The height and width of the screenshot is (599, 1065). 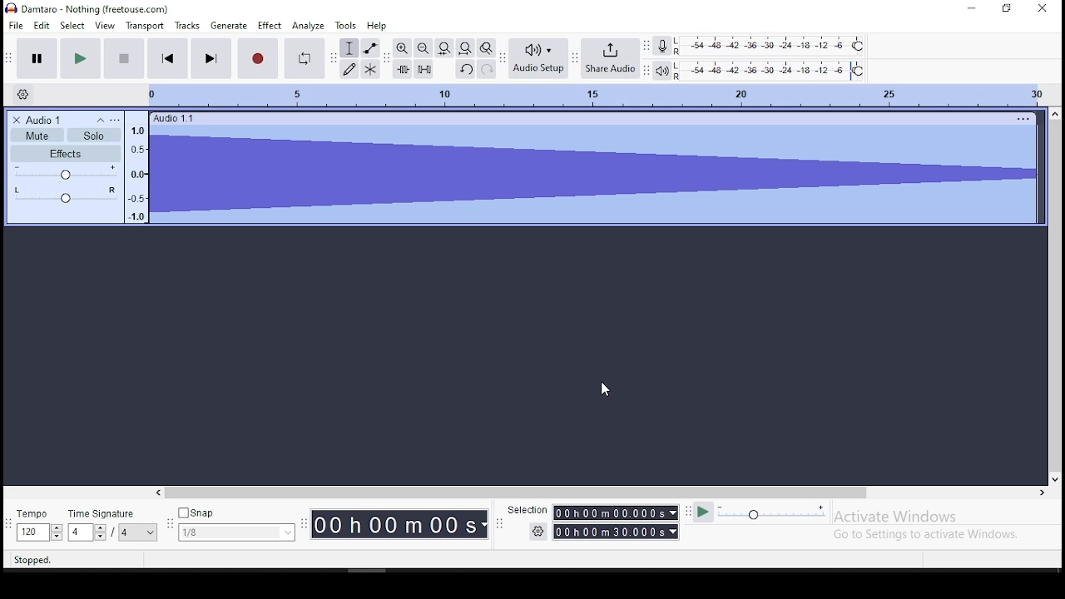 What do you see at coordinates (94, 135) in the screenshot?
I see `solo` at bounding box center [94, 135].